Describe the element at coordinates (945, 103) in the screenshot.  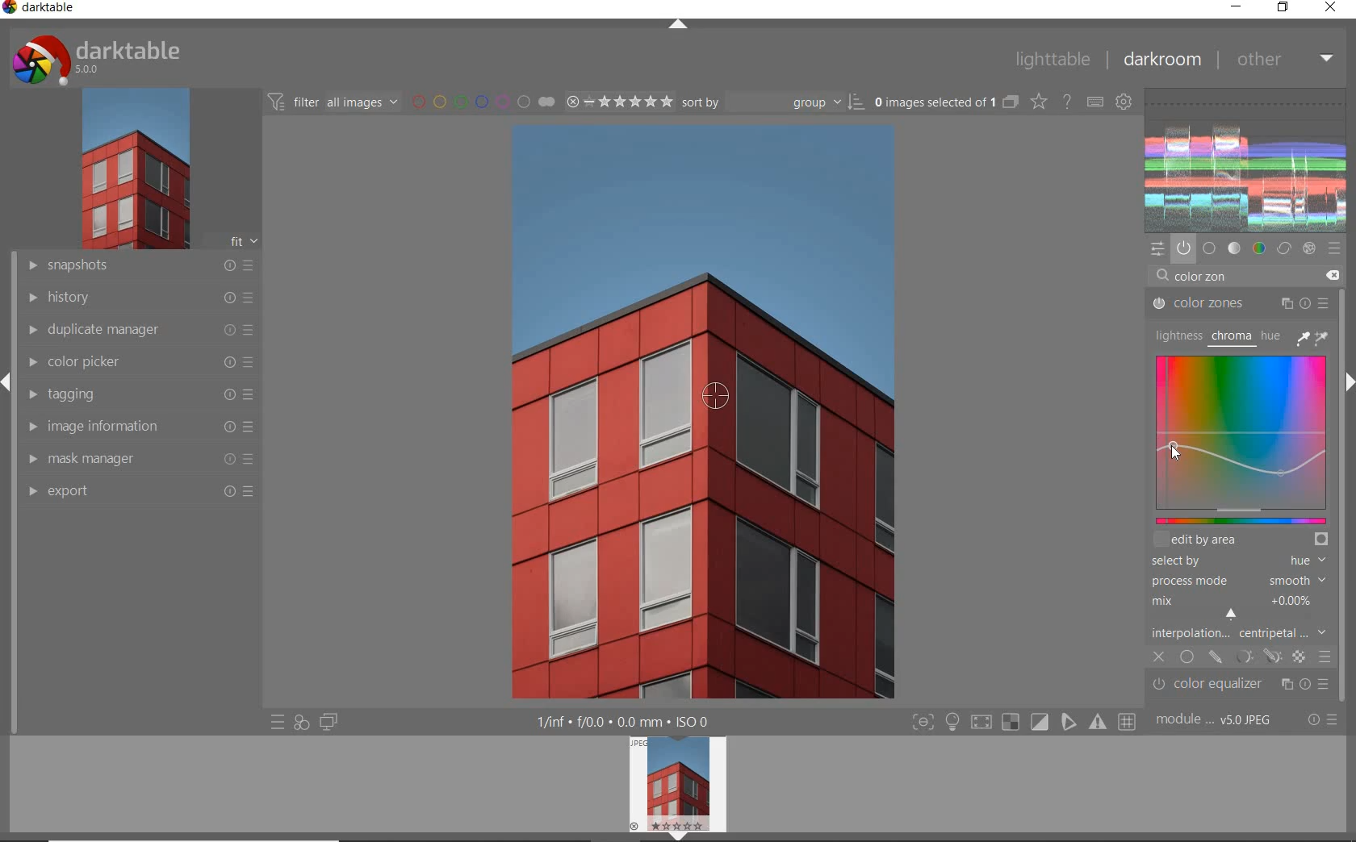
I see `selected images` at that location.